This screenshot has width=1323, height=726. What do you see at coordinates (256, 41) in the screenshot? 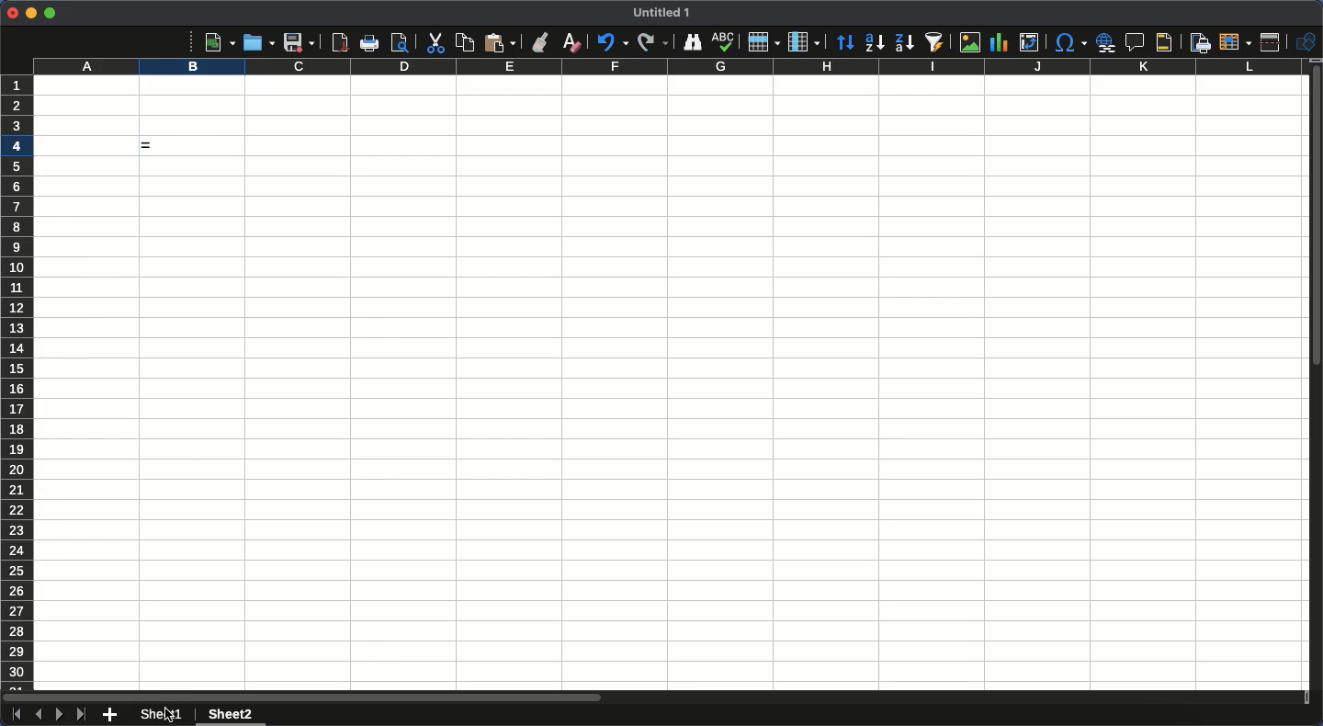
I see `Open` at bounding box center [256, 41].